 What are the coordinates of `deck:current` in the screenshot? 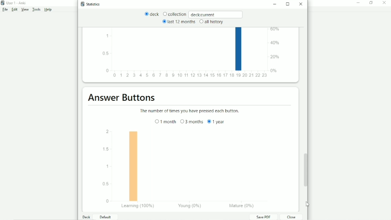 It's located at (216, 14).